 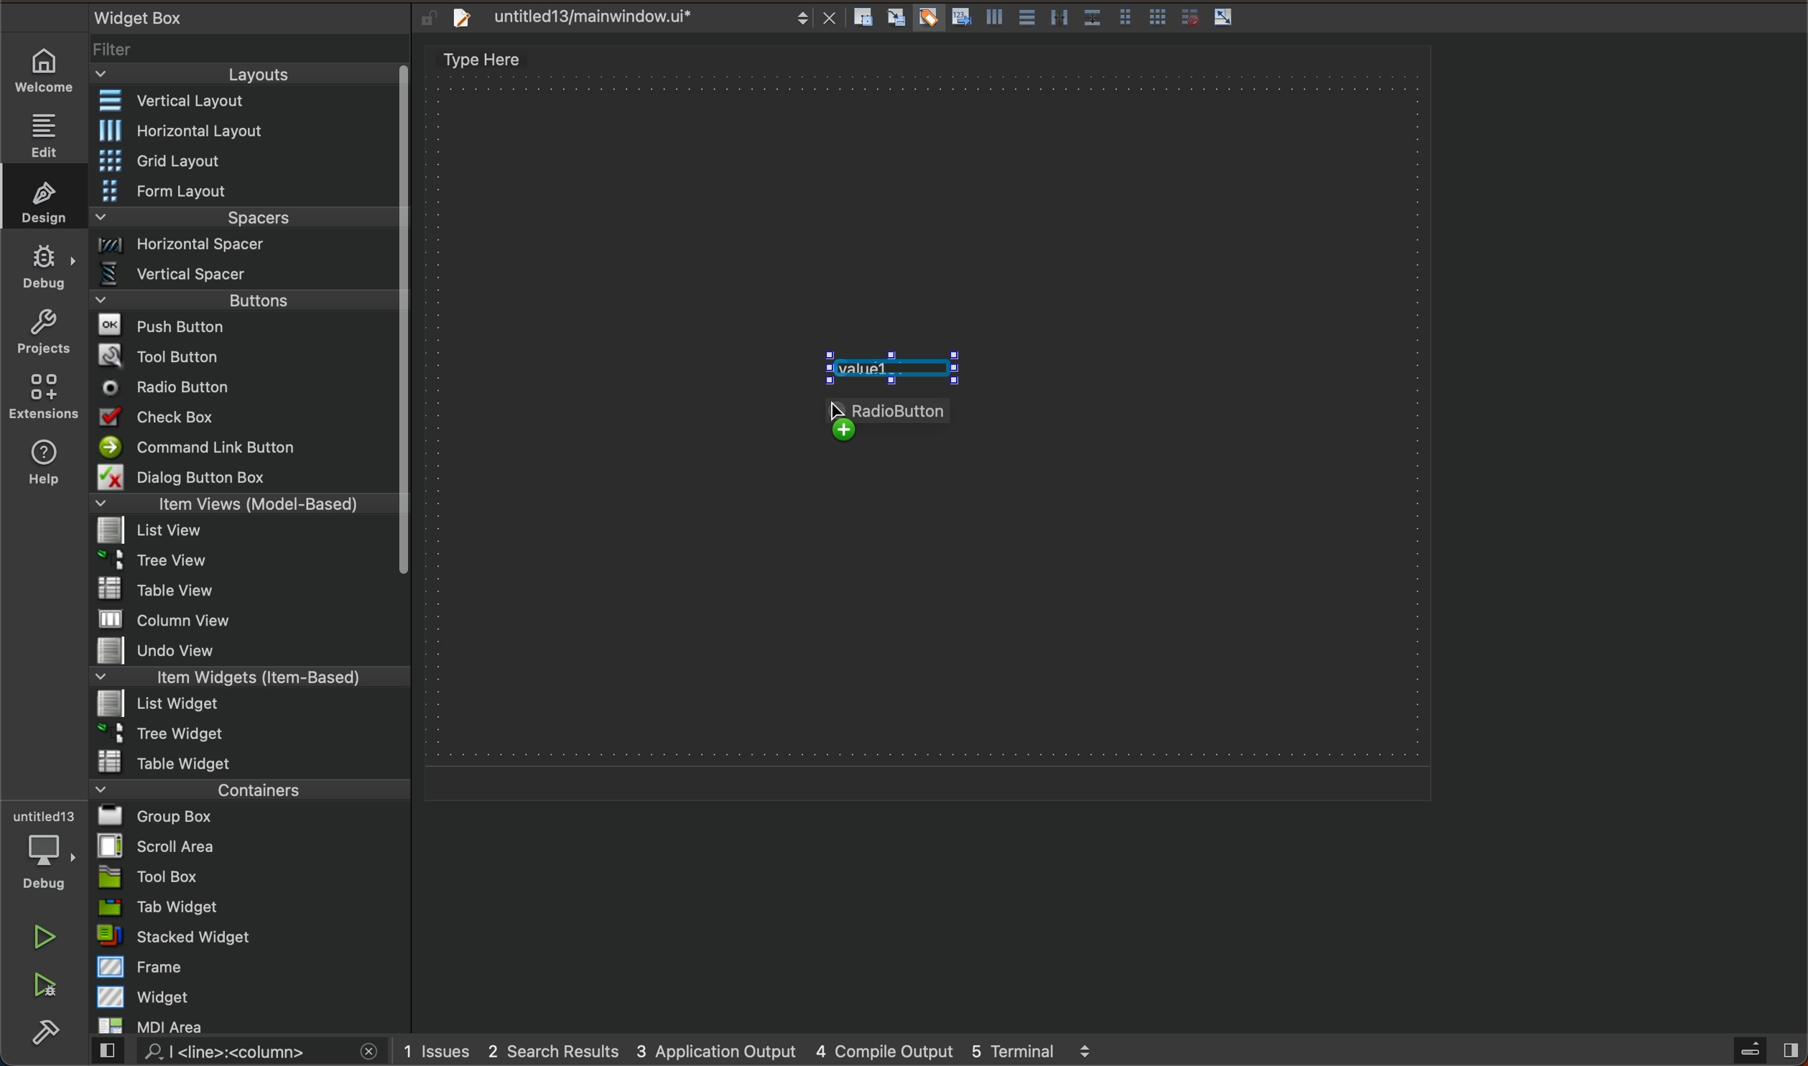 I want to click on , so click(x=1158, y=19).